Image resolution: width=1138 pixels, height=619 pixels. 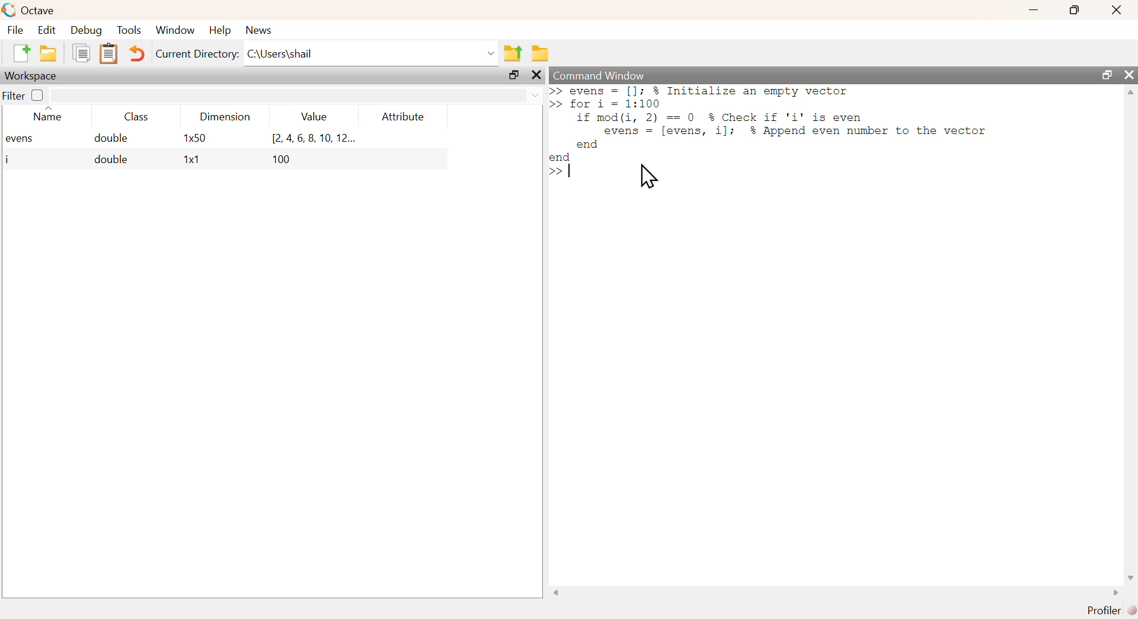 What do you see at coordinates (1130, 75) in the screenshot?
I see `close` at bounding box center [1130, 75].